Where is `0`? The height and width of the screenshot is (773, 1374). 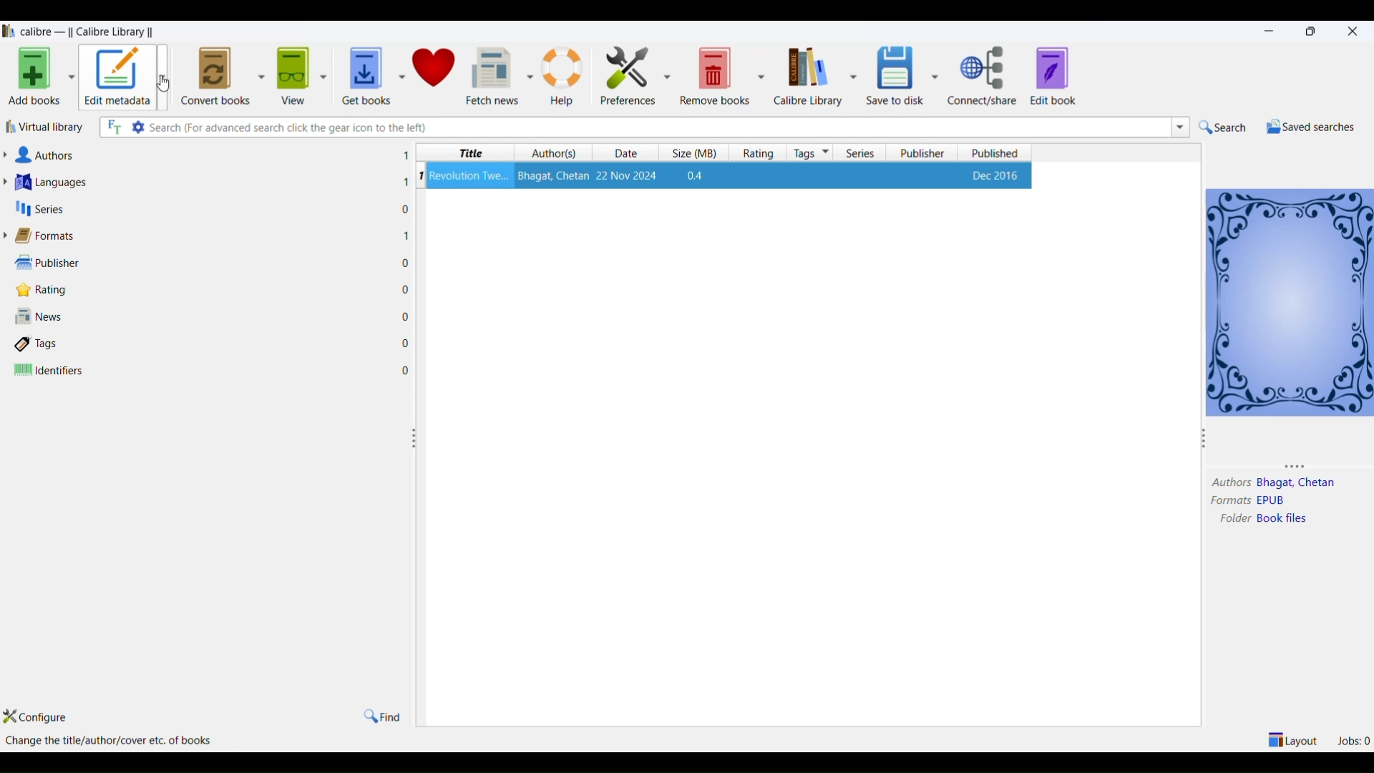
0 is located at coordinates (406, 263).